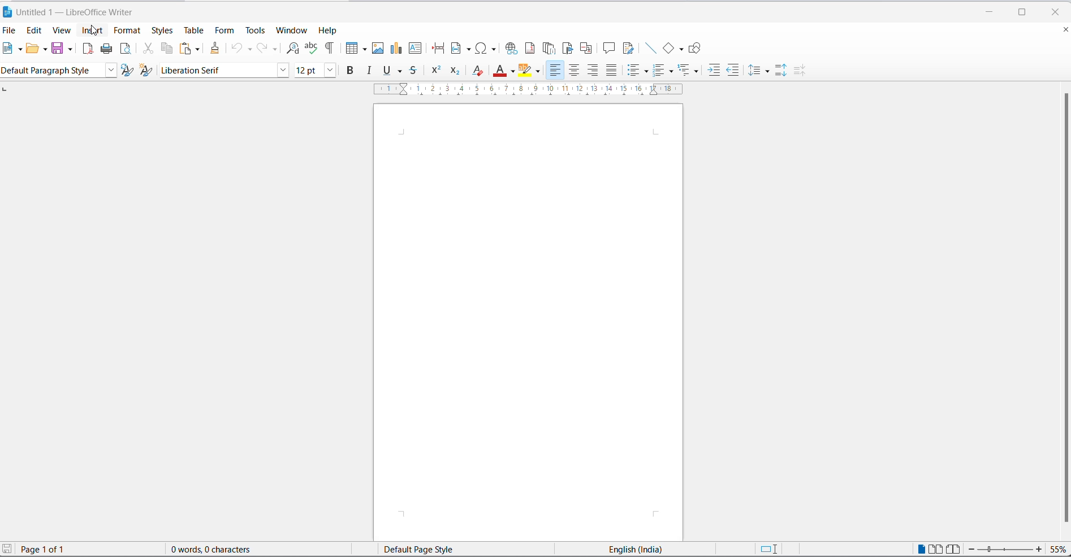  Describe the element at coordinates (378, 48) in the screenshot. I see `insert images` at that location.